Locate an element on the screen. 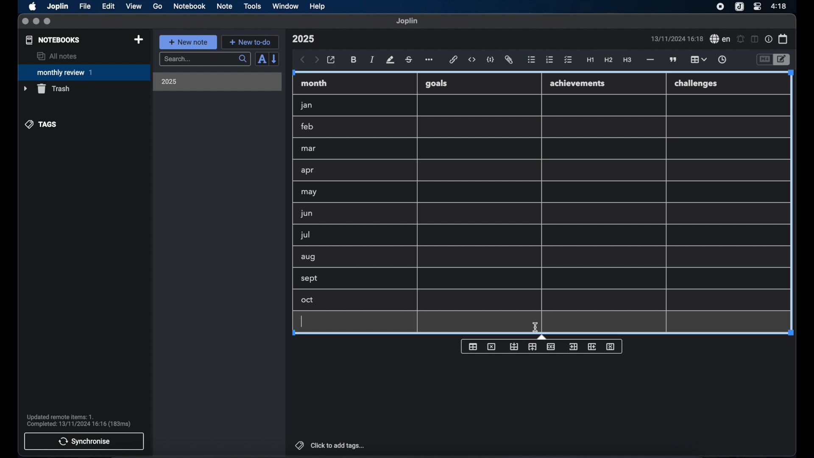 The height and width of the screenshot is (458, 814). note title is located at coordinates (303, 39).